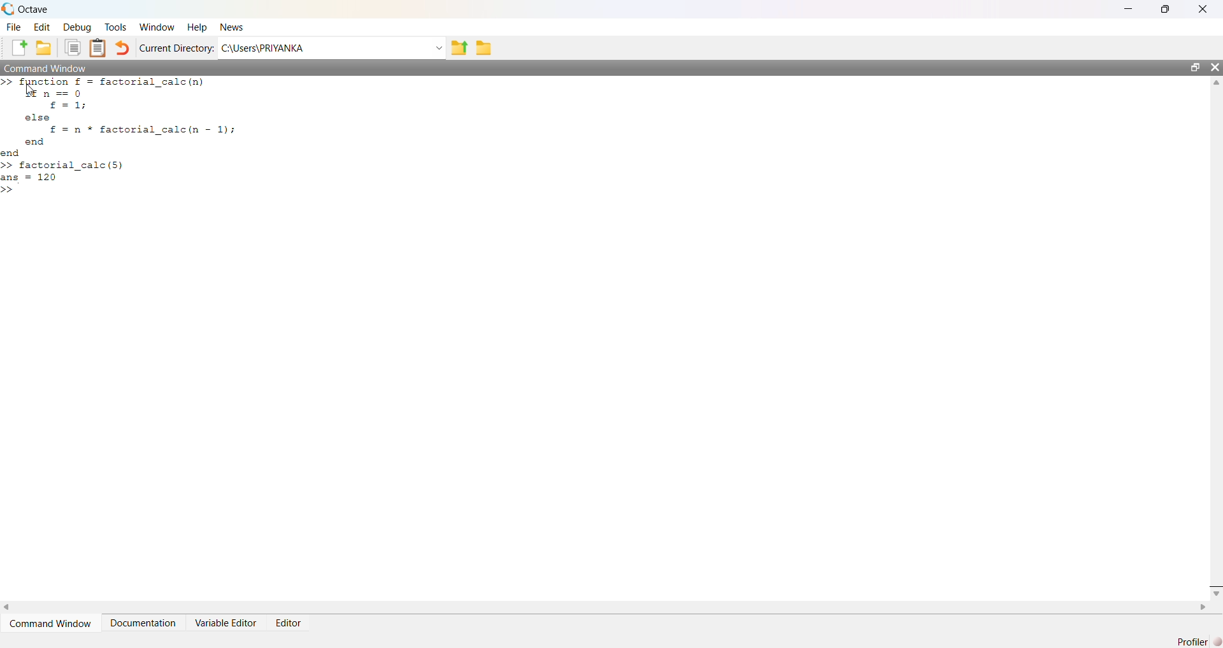 The height and width of the screenshot is (648, 1223). I want to click on help, so click(199, 28).